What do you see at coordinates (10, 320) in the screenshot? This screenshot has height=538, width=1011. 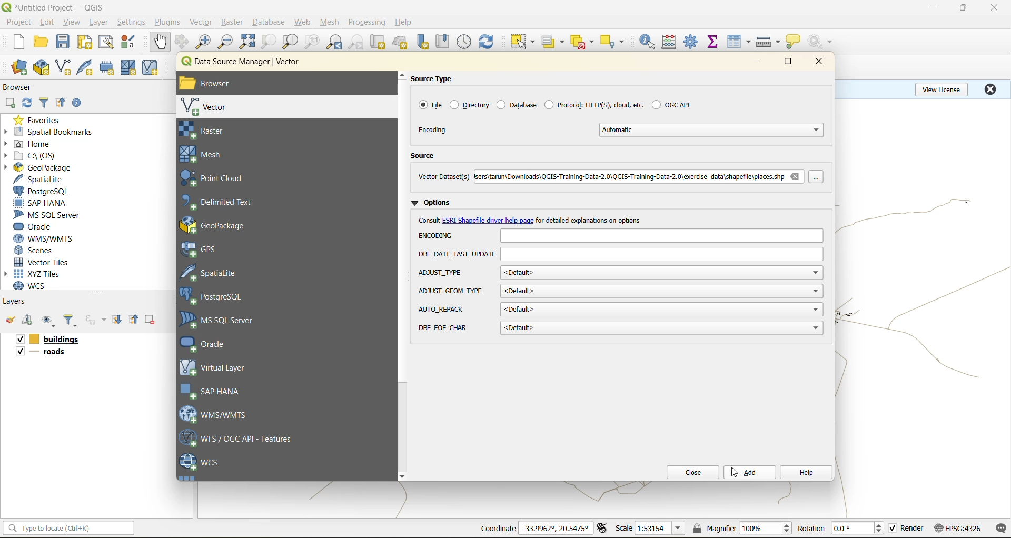 I see `open` at bounding box center [10, 320].